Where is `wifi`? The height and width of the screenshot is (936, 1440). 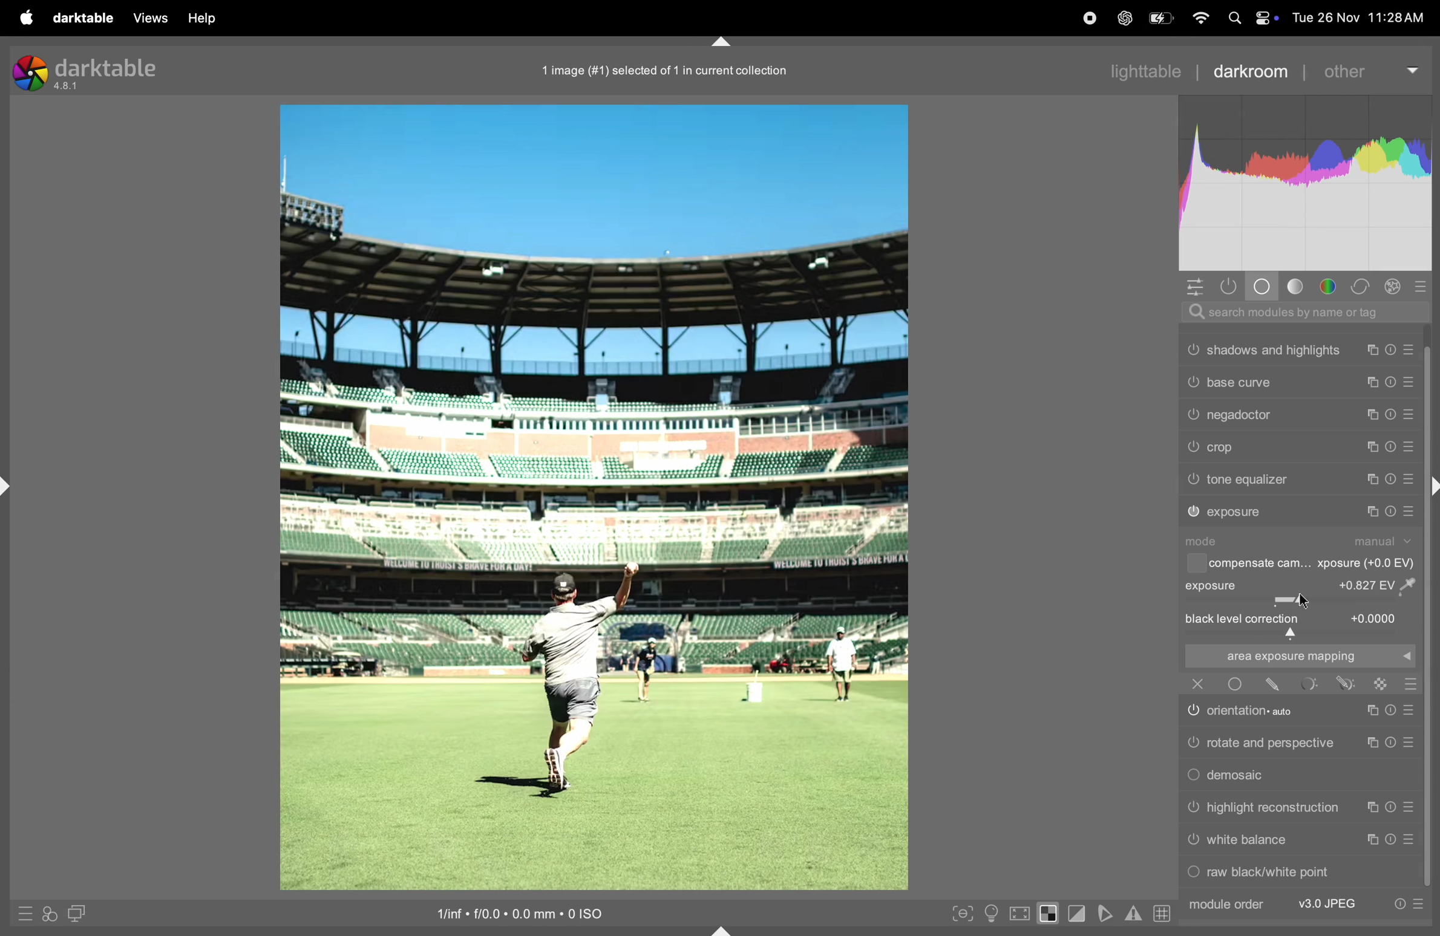
wifi is located at coordinates (1202, 19).